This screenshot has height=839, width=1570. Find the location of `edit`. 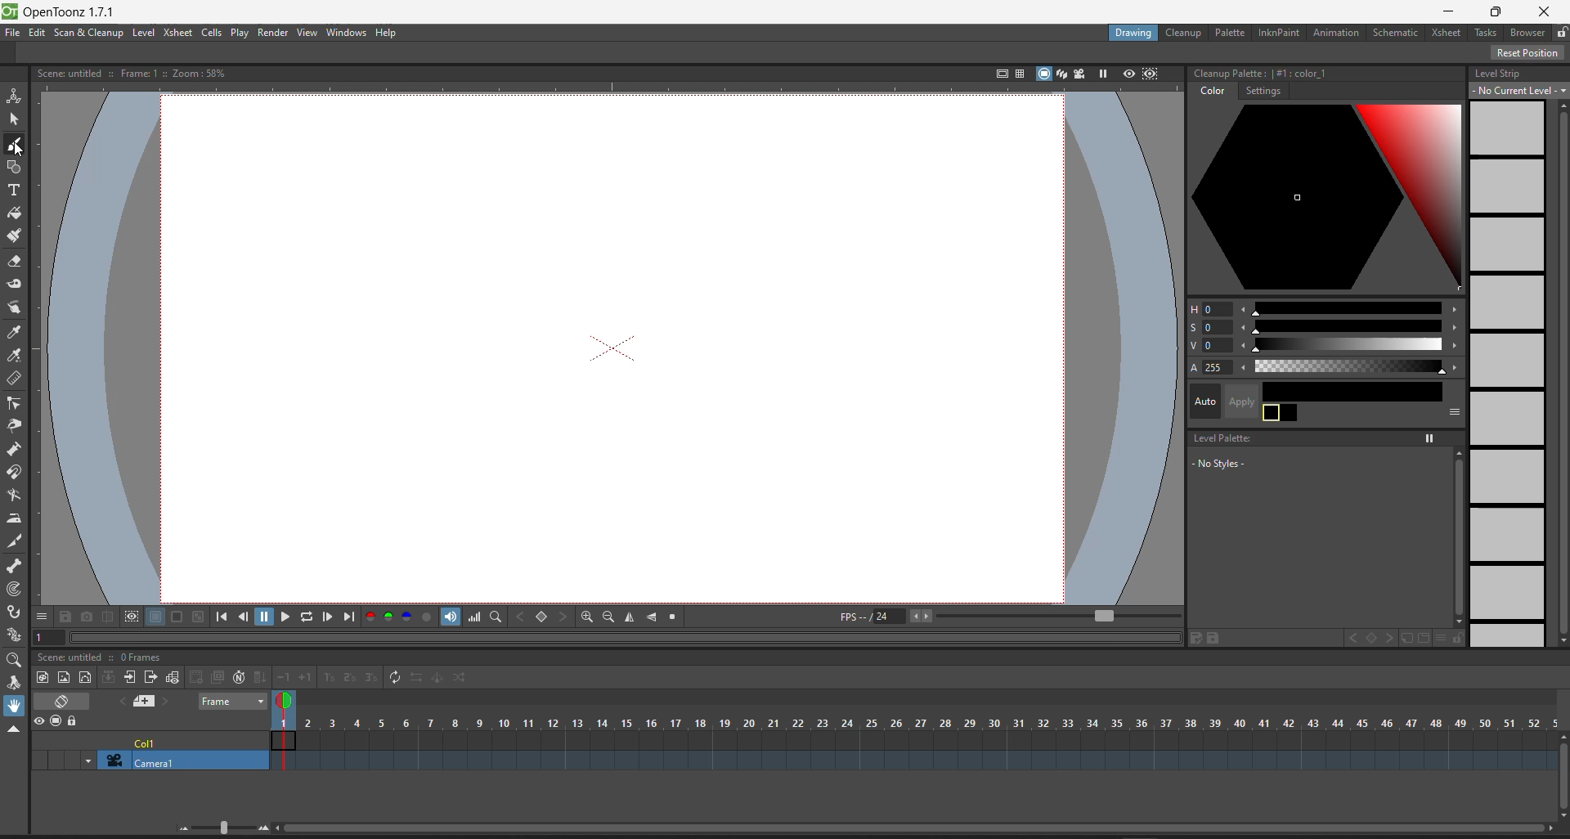

edit is located at coordinates (39, 34).